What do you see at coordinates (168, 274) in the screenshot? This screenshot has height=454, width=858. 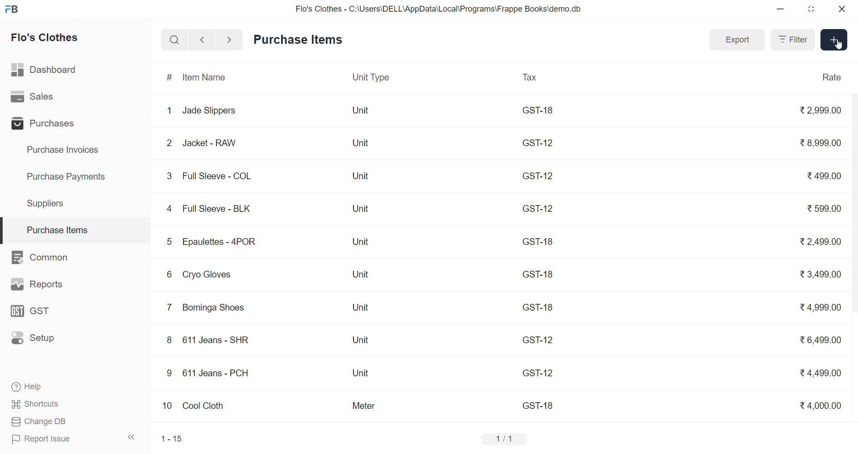 I see `6` at bounding box center [168, 274].